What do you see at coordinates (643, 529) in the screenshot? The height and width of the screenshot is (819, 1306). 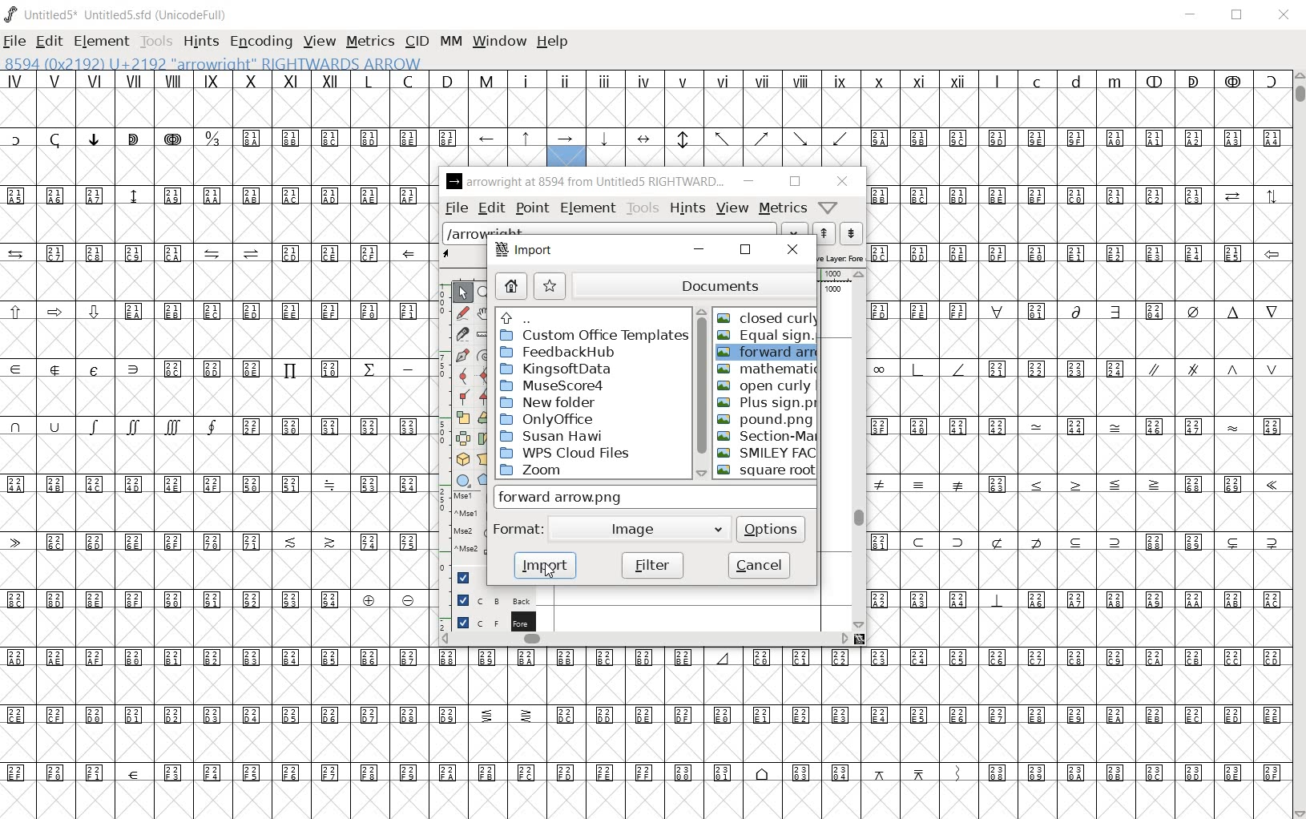 I see `Image` at bounding box center [643, 529].